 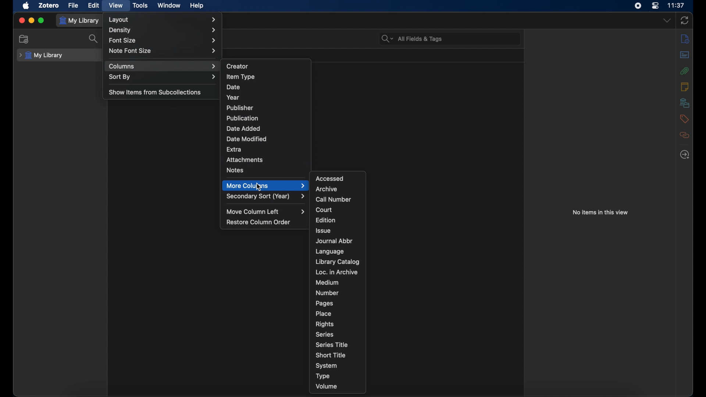 I want to click on language, so click(x=329, y=251).